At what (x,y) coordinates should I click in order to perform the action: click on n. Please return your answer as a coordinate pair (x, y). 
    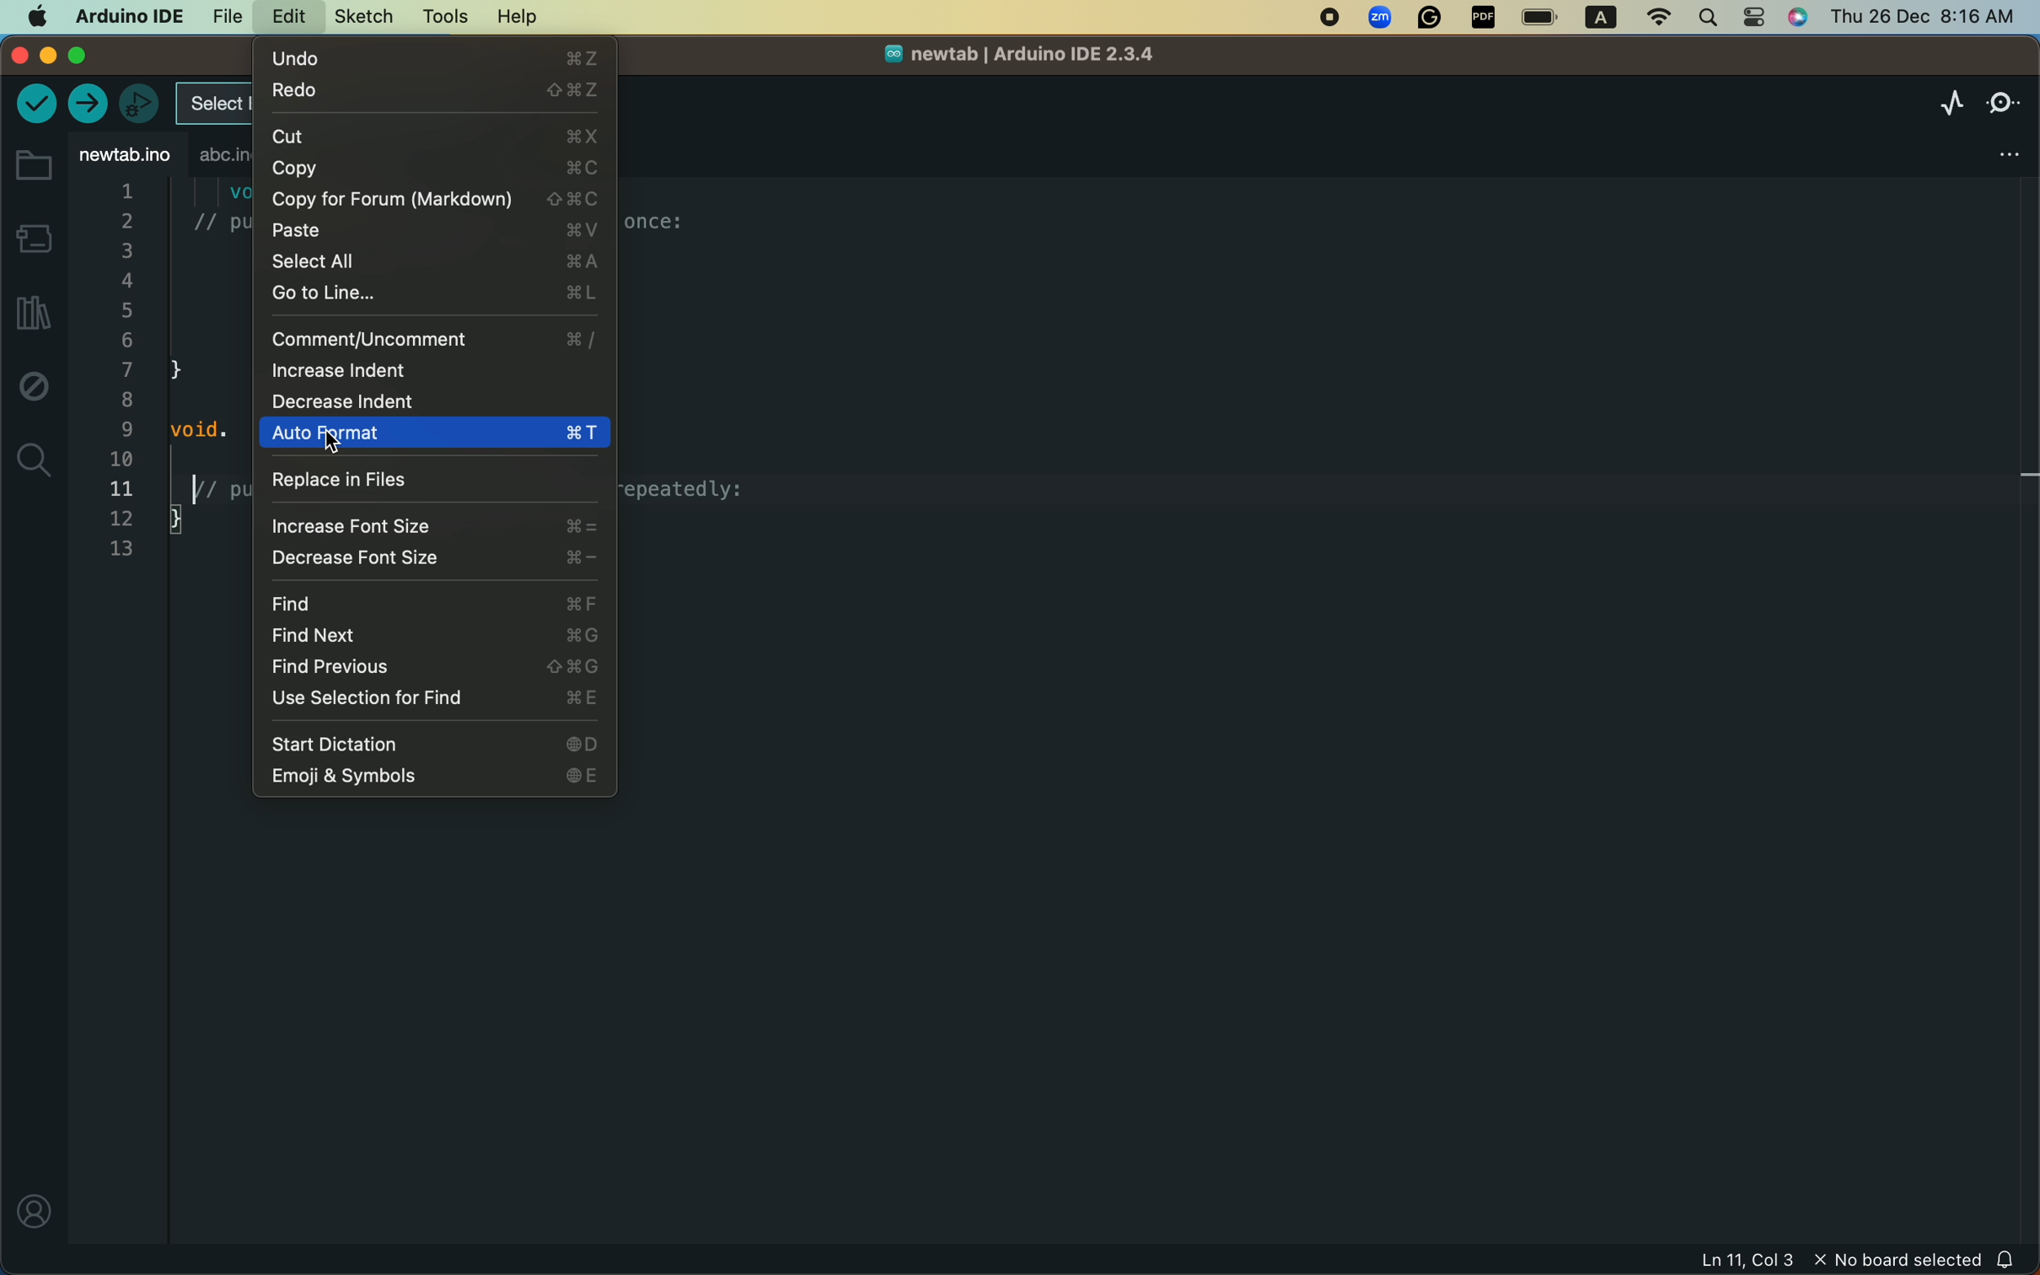
    Looking at the image, I should click on (1329, 19).